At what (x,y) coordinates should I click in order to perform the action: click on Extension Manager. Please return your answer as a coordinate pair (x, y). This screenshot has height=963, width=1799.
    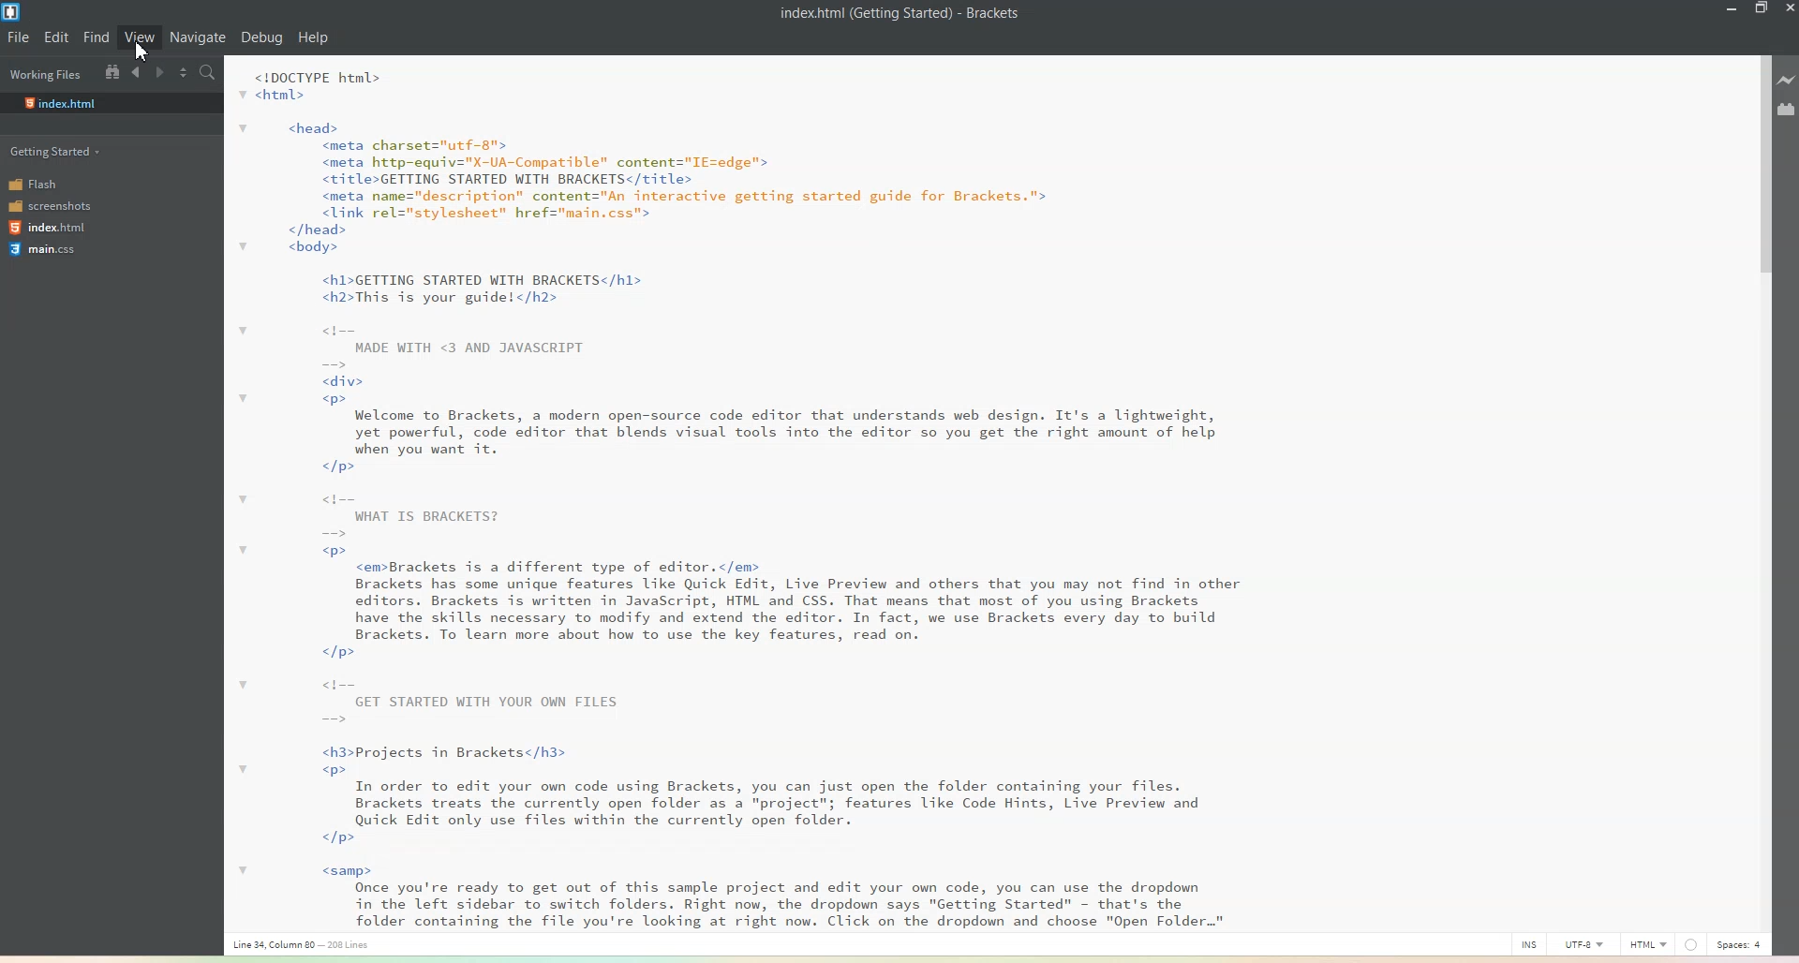
    Looking at the image, I should click on (1787, 109).